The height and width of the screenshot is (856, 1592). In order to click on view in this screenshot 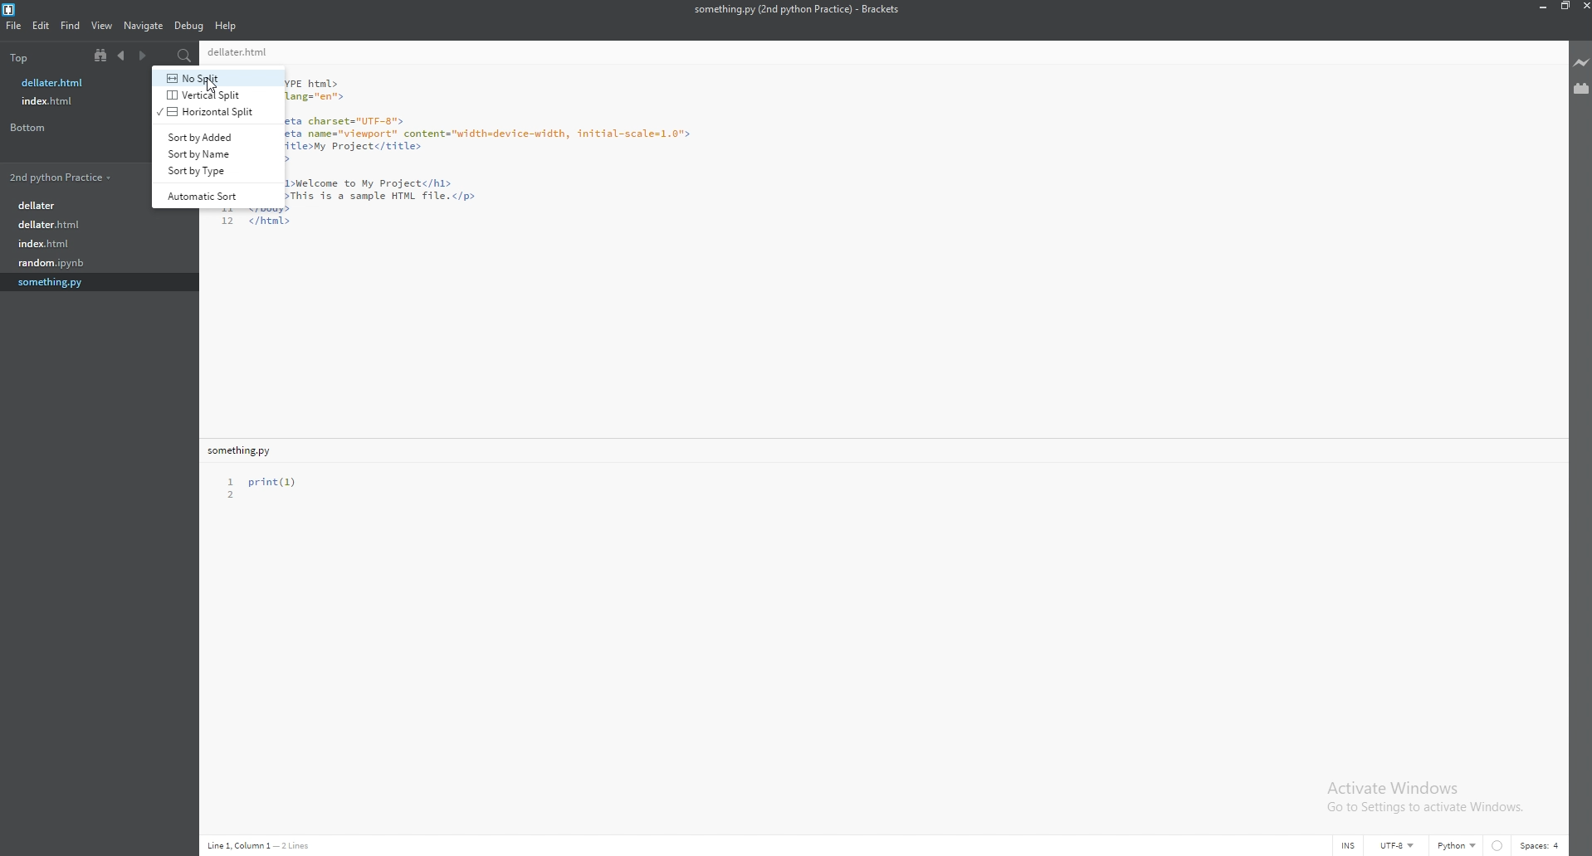, I will do `click(103, 25)`.